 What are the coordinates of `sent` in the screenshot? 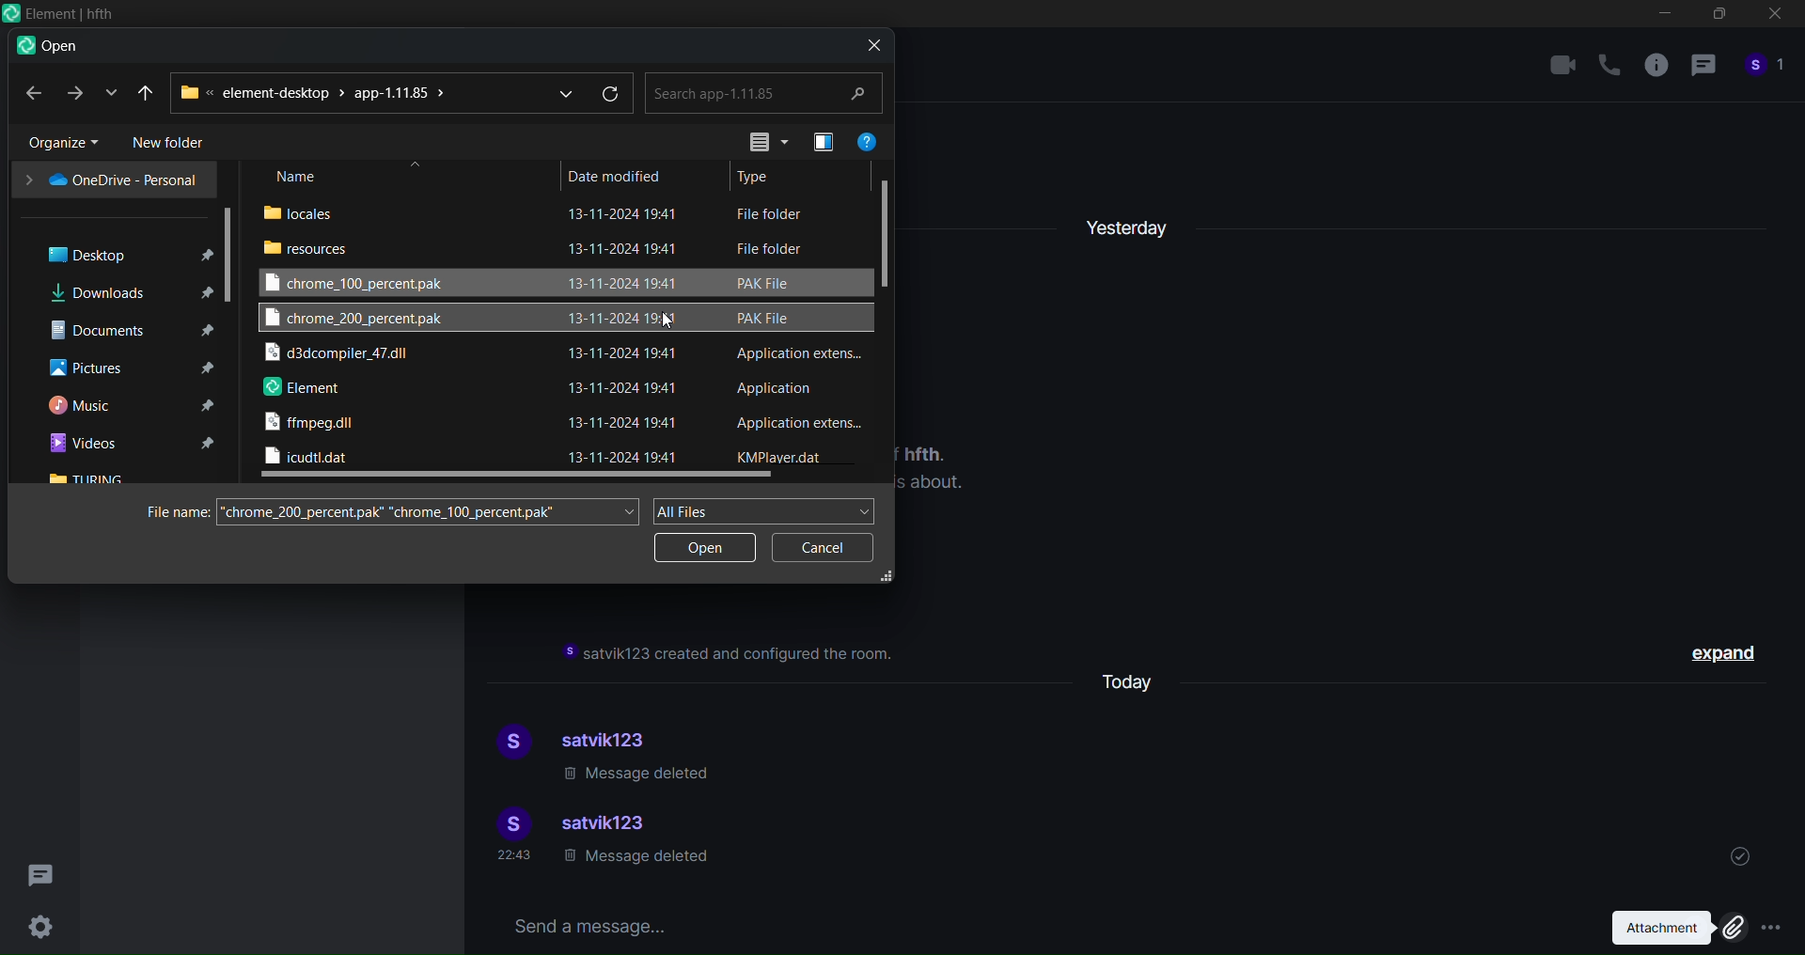 It's located at (1740, 853).